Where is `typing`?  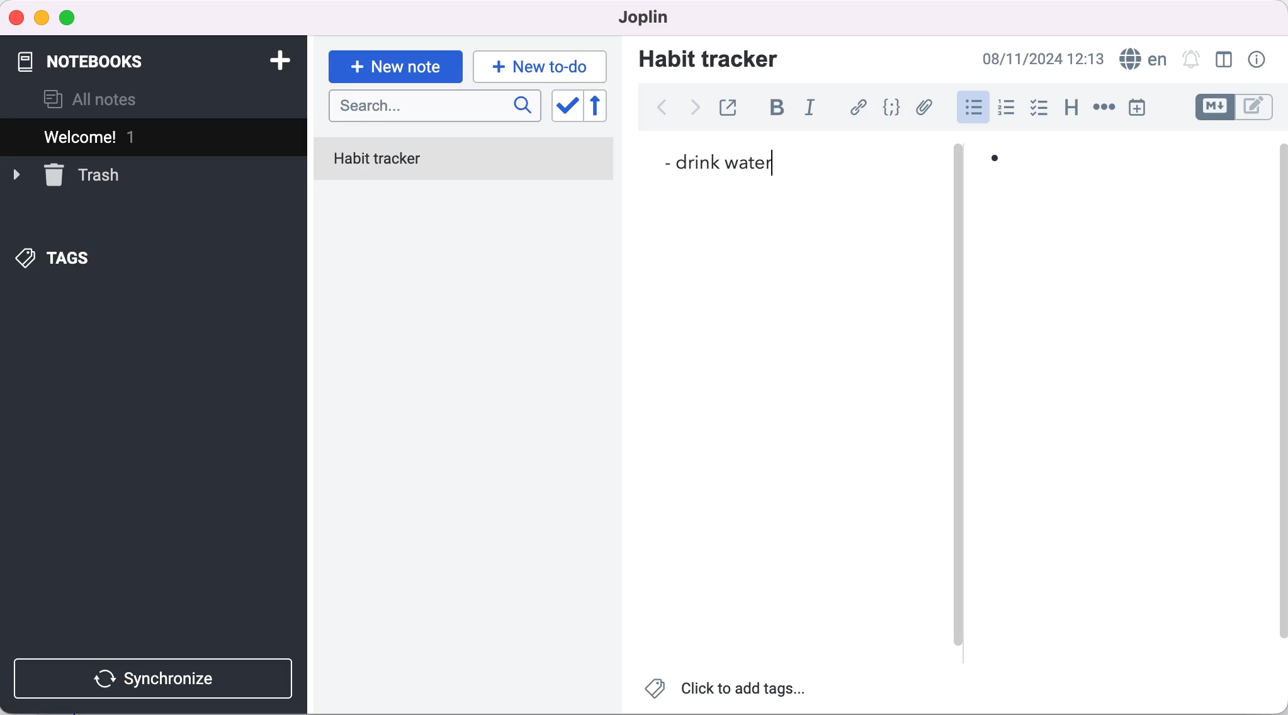
typing is located at coordinates (540, 66).